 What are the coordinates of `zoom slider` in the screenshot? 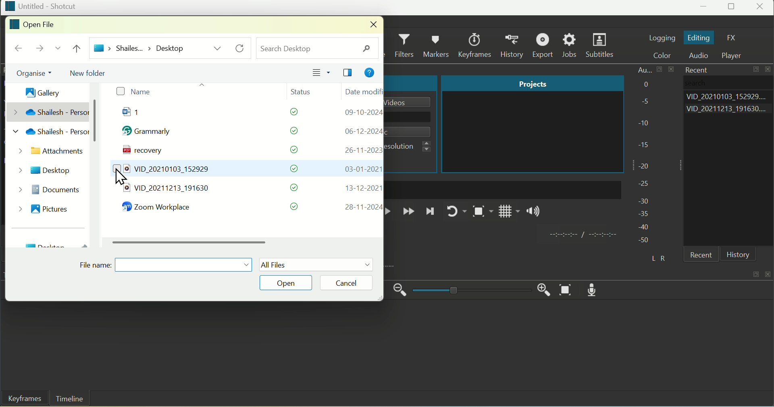 It's located at (470, 291).